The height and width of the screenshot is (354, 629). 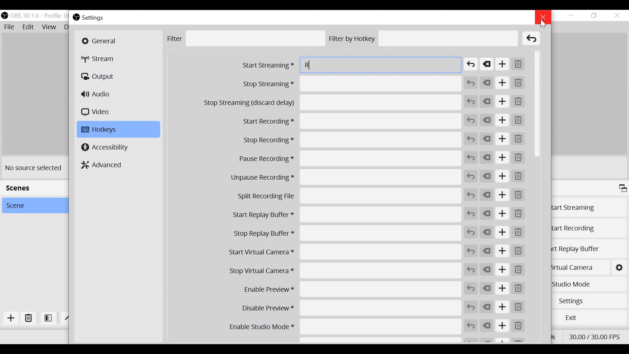 I want to click on Stream, so click(x=100, y=59).